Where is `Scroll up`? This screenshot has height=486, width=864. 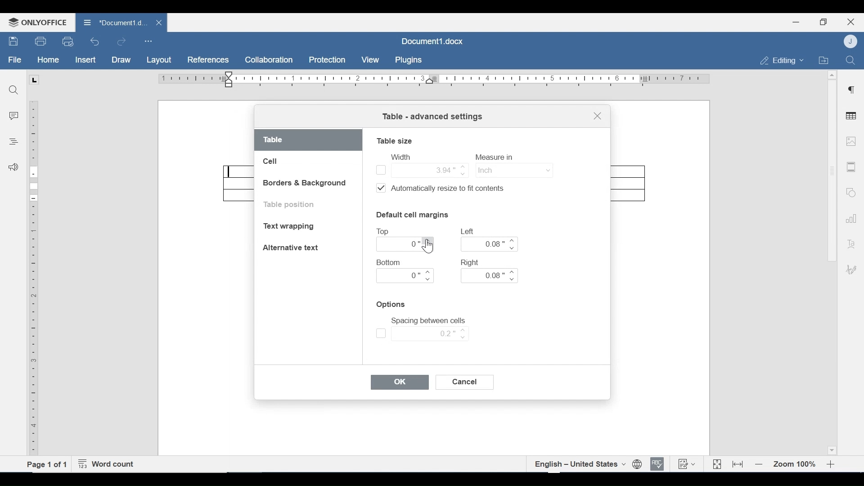 Scroll up is located at coordinates (832, 75).